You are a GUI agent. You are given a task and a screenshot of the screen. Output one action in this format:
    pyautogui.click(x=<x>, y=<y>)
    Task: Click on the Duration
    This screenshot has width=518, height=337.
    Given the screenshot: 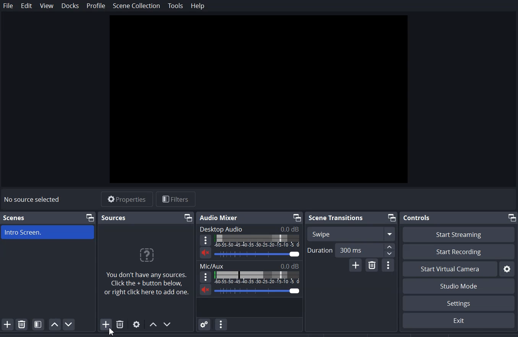 What is the action you would take?
    pyautogui.click(x=351, y=250)
    